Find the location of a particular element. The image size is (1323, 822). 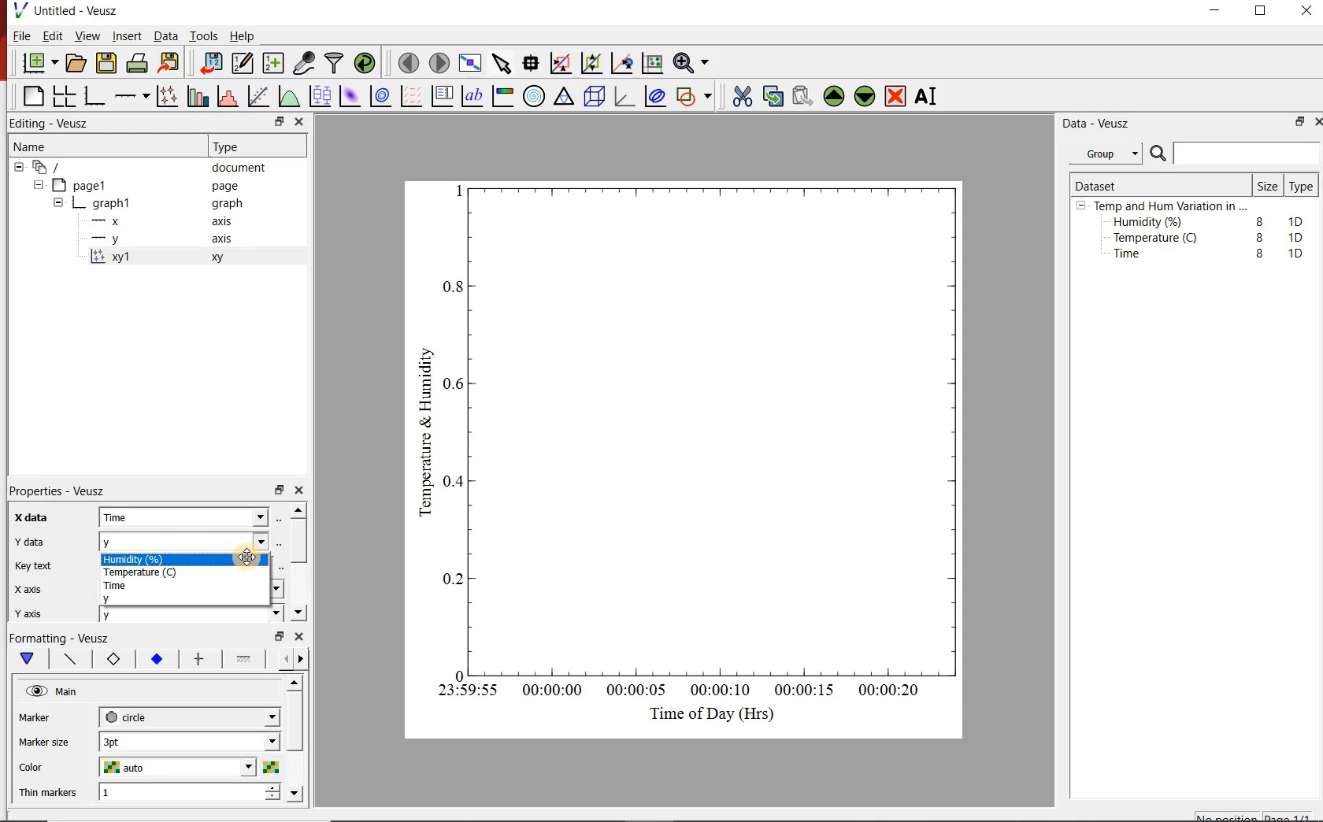

Select color is located at coordinates (272, 768).